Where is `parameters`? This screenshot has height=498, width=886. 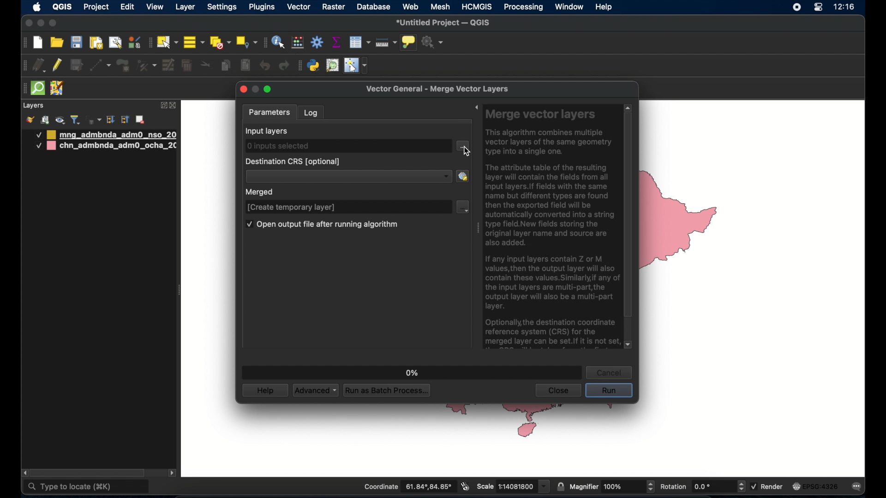
parameters is located at coordinates (269, 112).